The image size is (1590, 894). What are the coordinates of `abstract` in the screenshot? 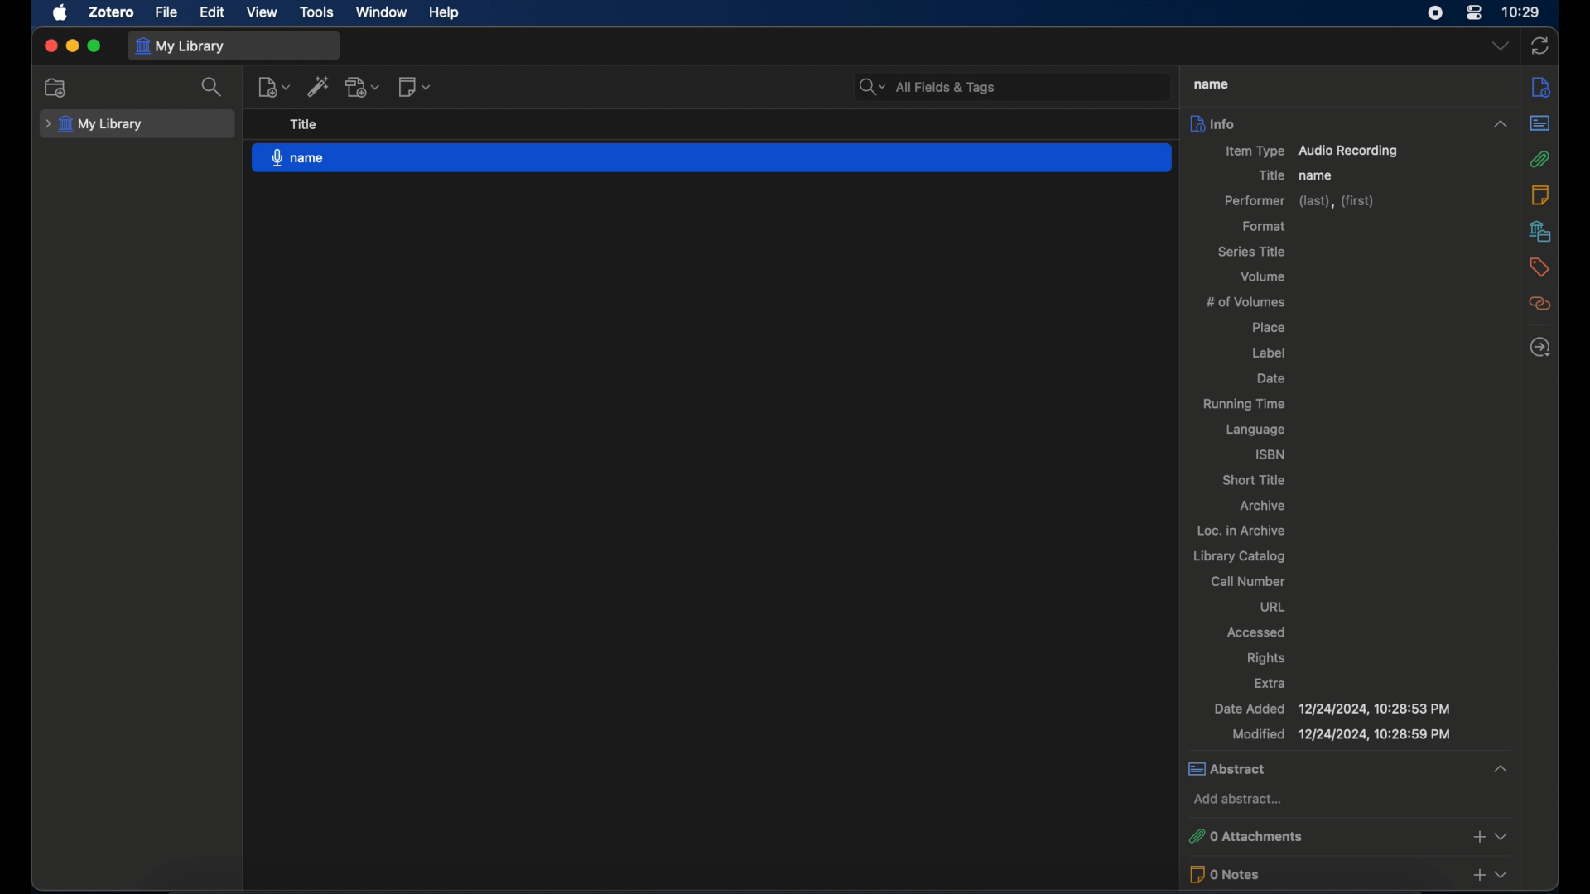 It's located at (1348, 768).